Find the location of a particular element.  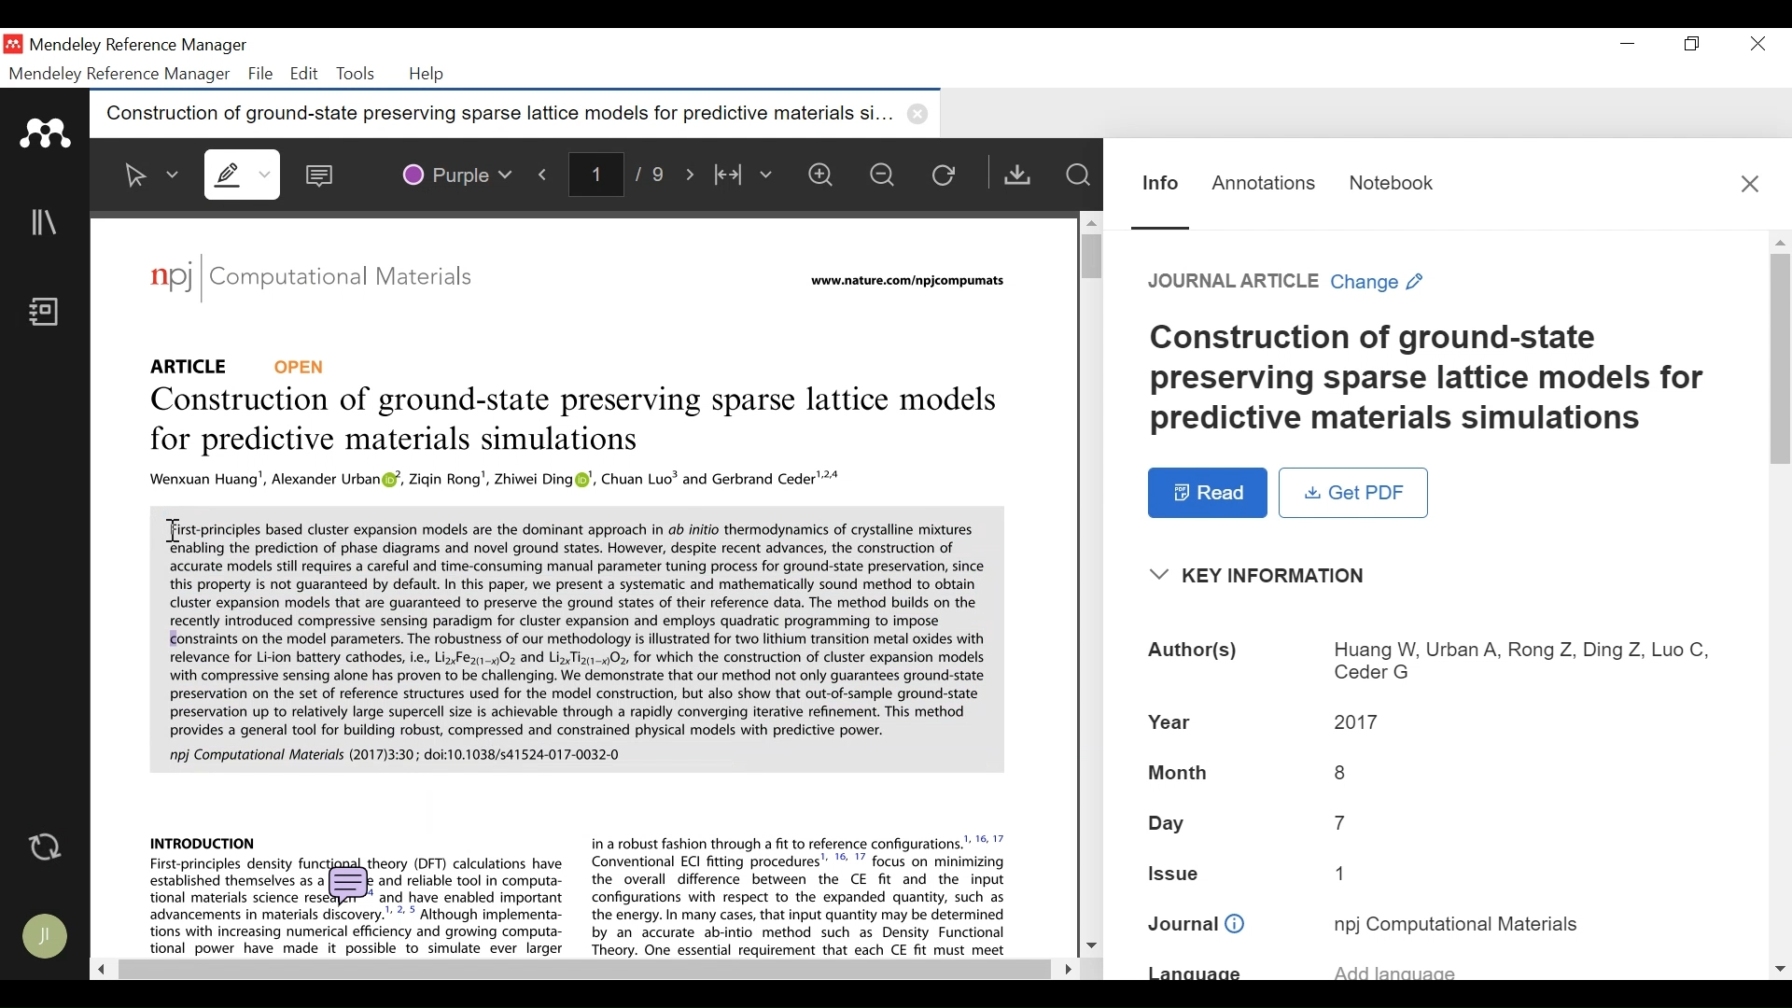

File is located at coordinates (260, 74).